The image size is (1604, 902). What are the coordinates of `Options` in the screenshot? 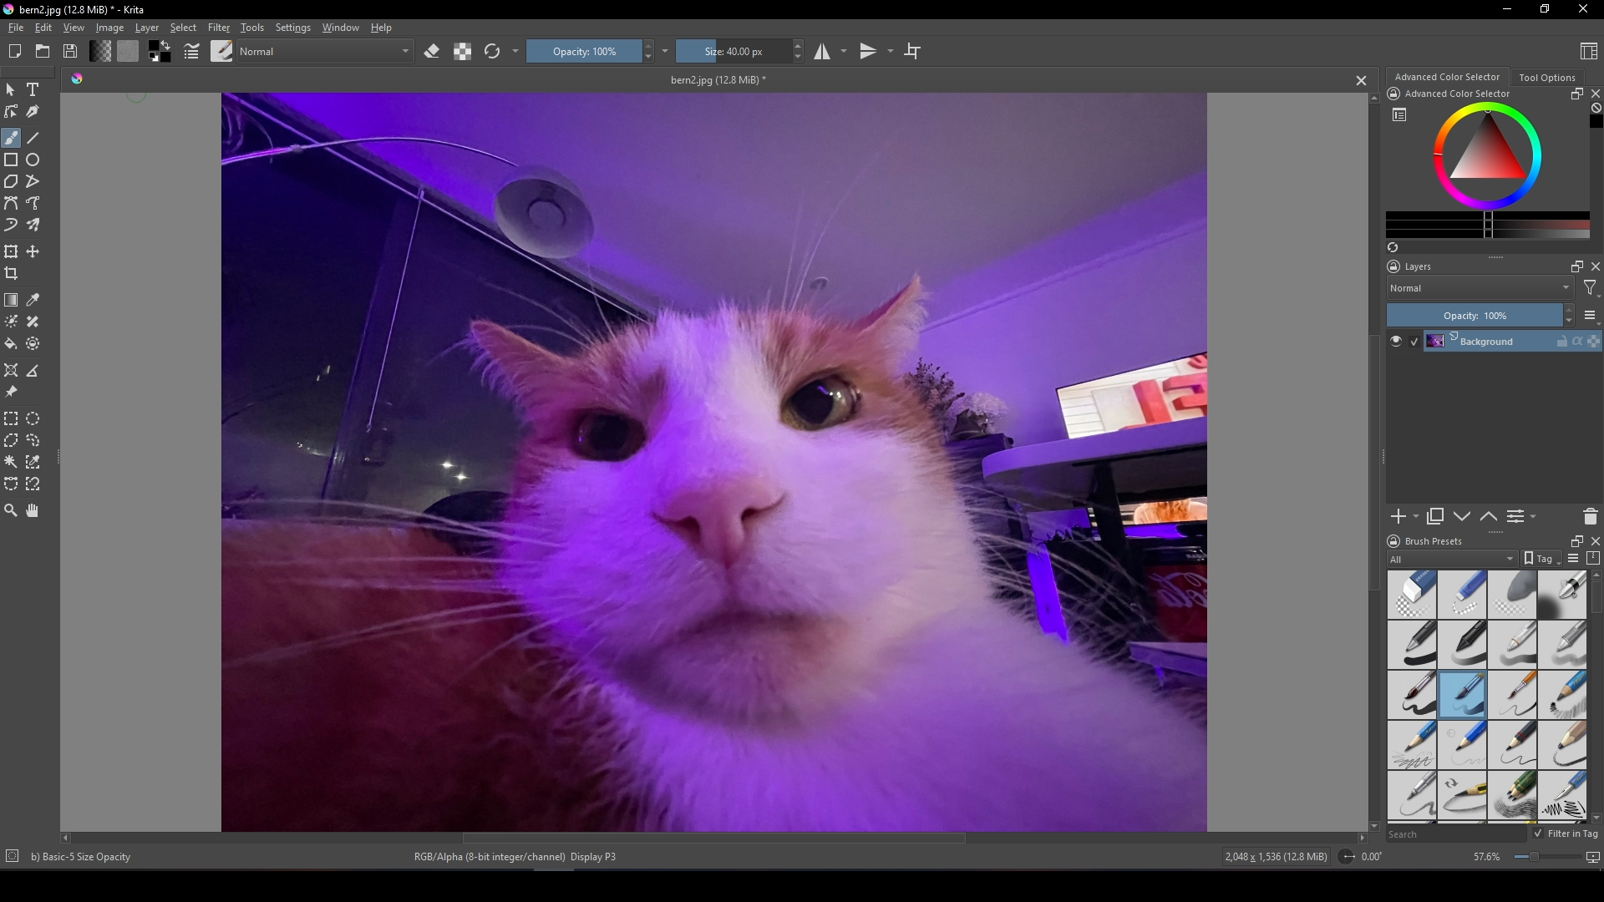 It's located at (516, 51).